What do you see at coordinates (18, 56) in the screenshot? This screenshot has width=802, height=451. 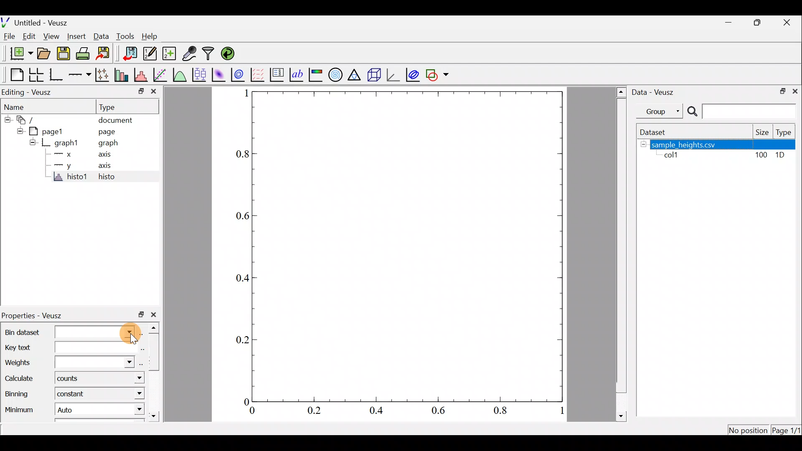 I see `new document` at bounding box center [18, 56].